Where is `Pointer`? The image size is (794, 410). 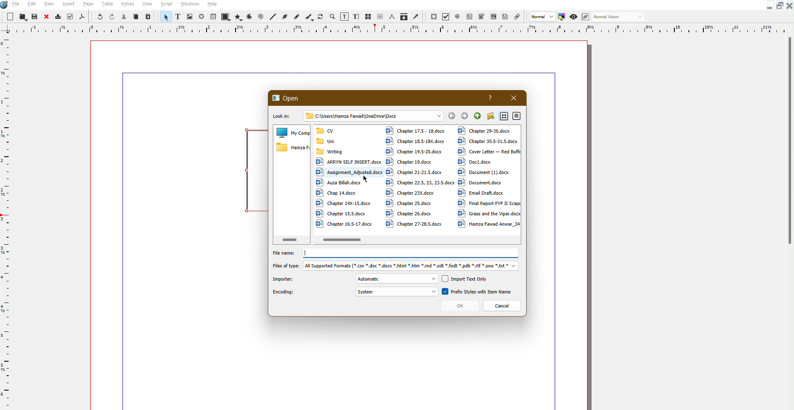
Pointer is located at coordinates (165, 16).